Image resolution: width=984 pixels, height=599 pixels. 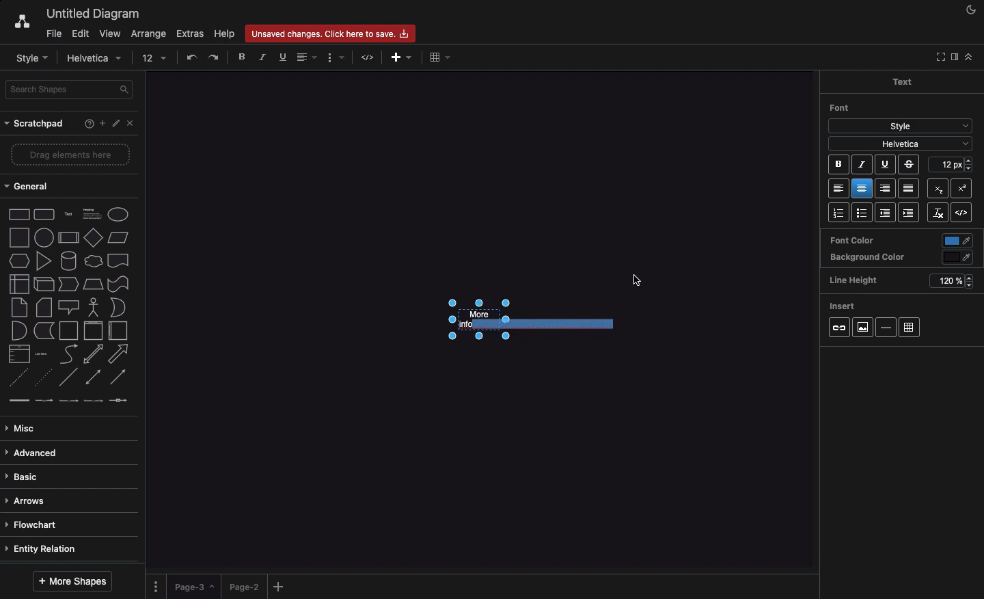 I want to click on color, so click(x=959, y=258).